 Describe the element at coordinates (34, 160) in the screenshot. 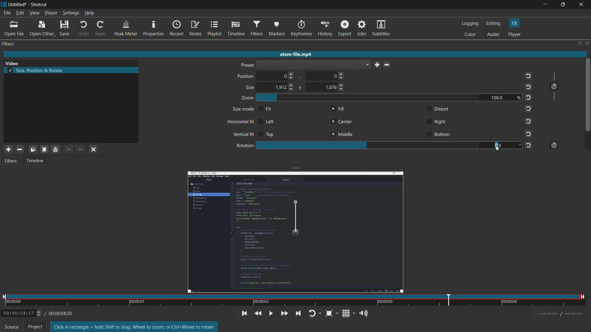

I see `timeline` at that location.